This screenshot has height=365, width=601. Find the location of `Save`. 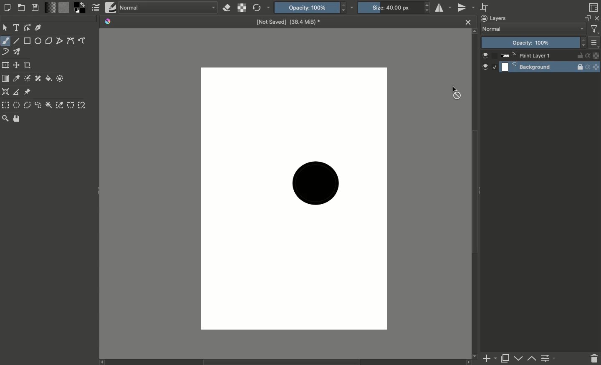

Save is located at coordinates (35, 7).